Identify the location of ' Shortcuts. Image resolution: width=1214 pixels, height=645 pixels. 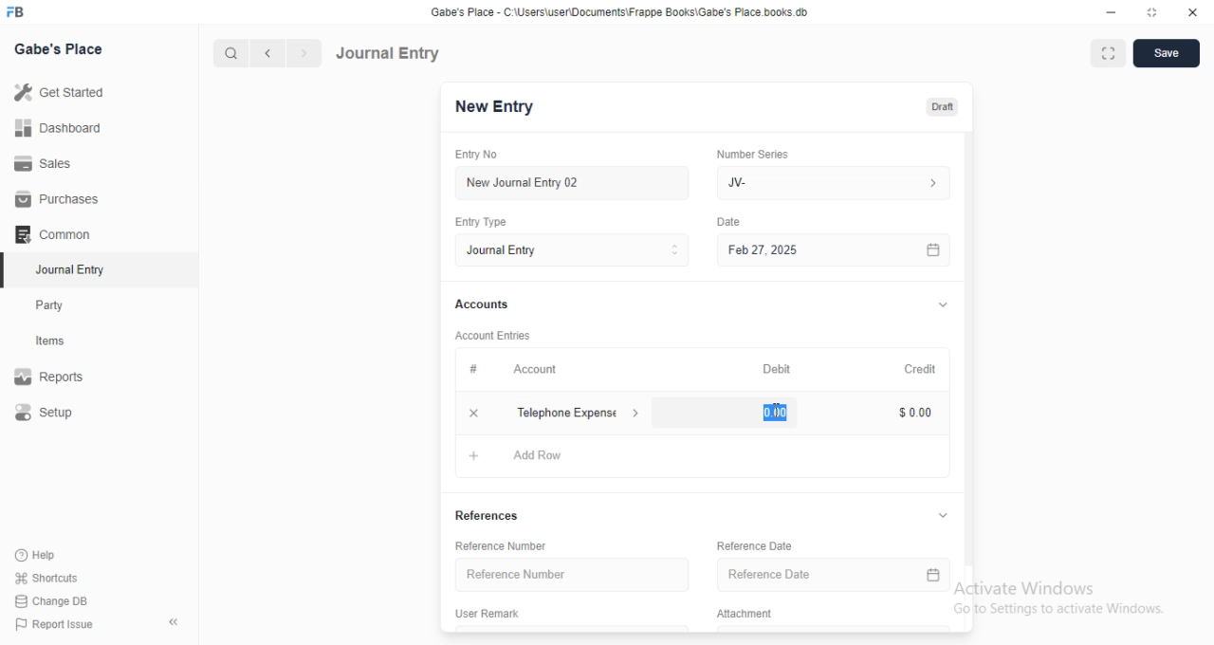
(47, 577).